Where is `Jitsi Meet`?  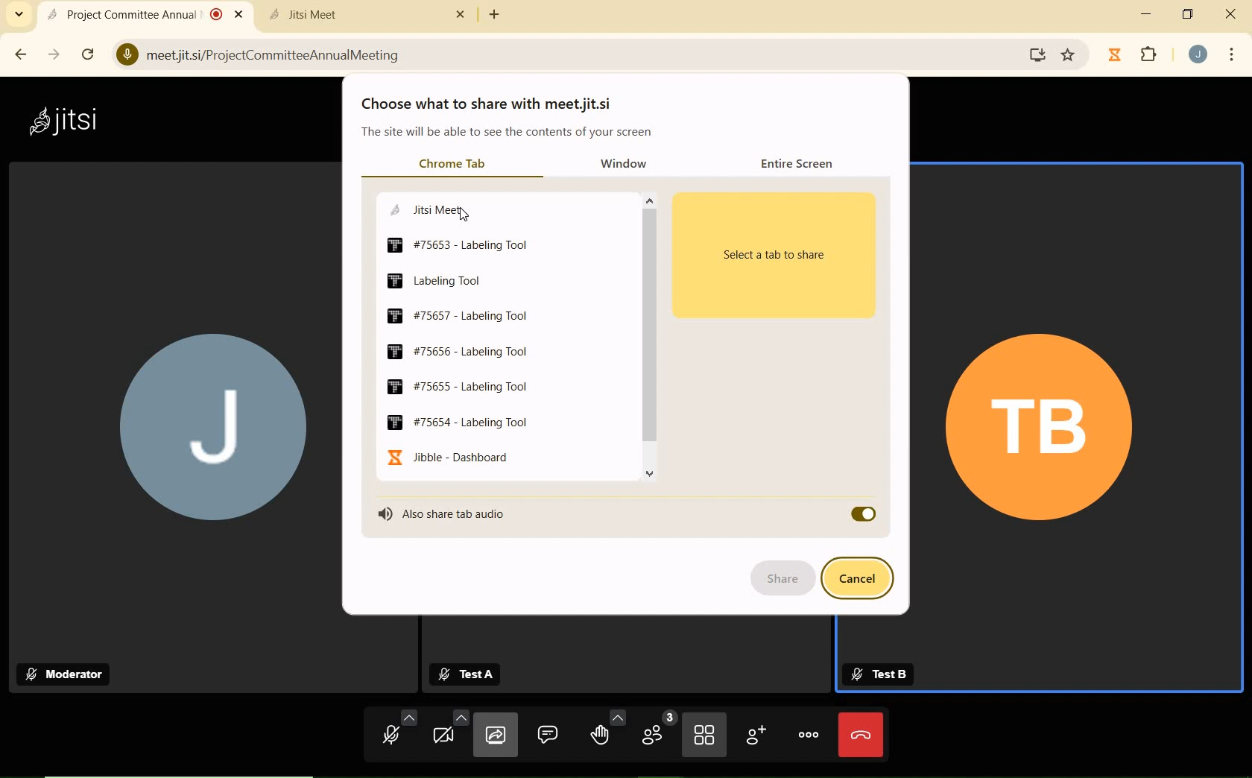 Jitsi Meet is located at coordinates (366, 15).